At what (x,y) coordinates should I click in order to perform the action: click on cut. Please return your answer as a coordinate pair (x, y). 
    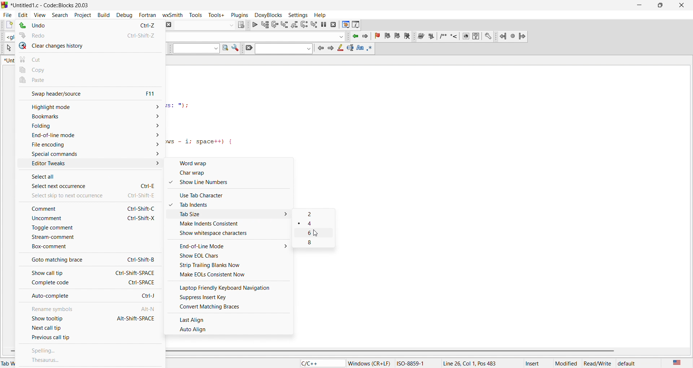
    Looking at the image, I should click on (89, 58).